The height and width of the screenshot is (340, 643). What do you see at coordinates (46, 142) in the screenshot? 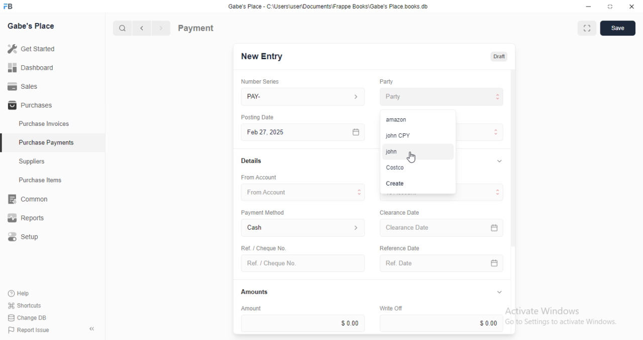
I see `Purchase Payments` at bounding box center [46, 142].